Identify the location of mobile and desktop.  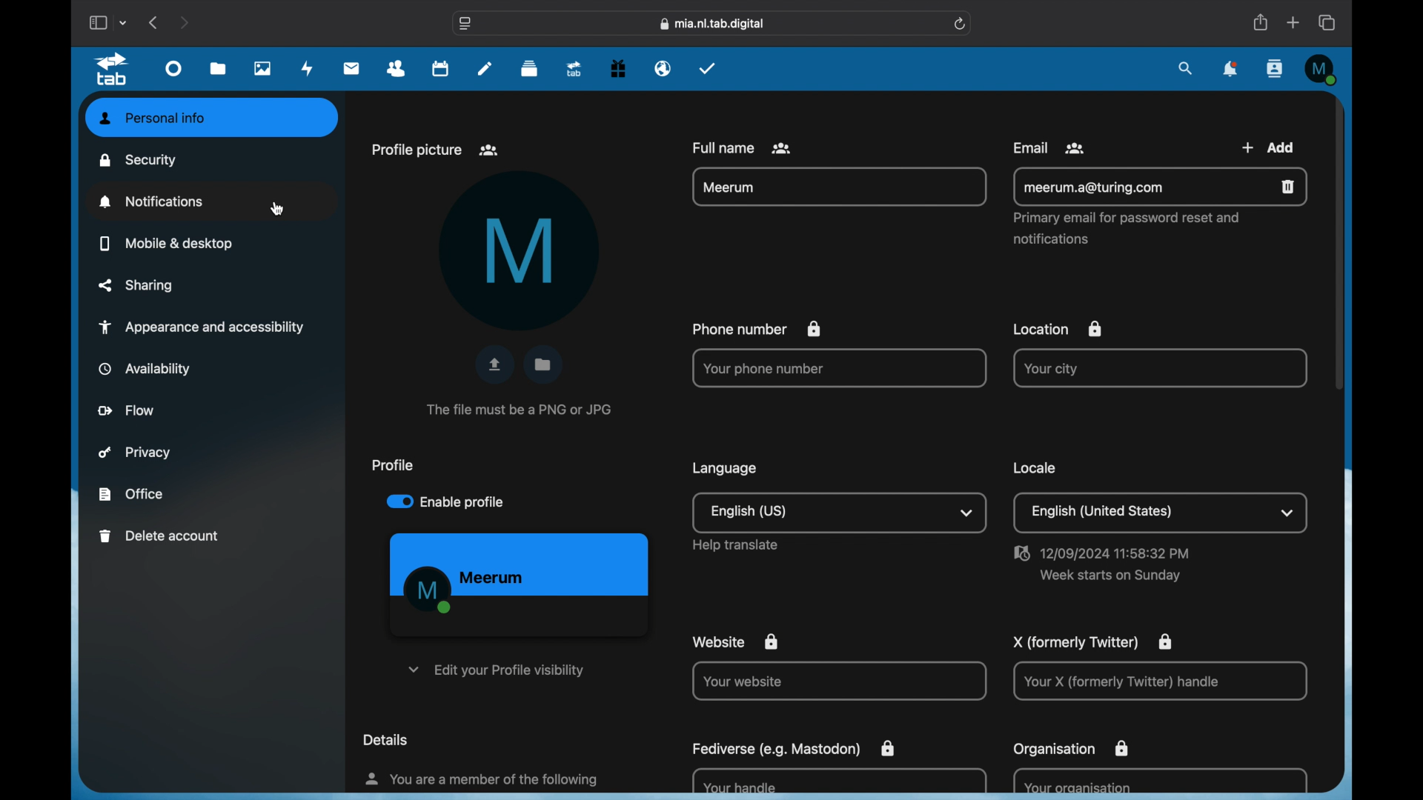
(166, 244).